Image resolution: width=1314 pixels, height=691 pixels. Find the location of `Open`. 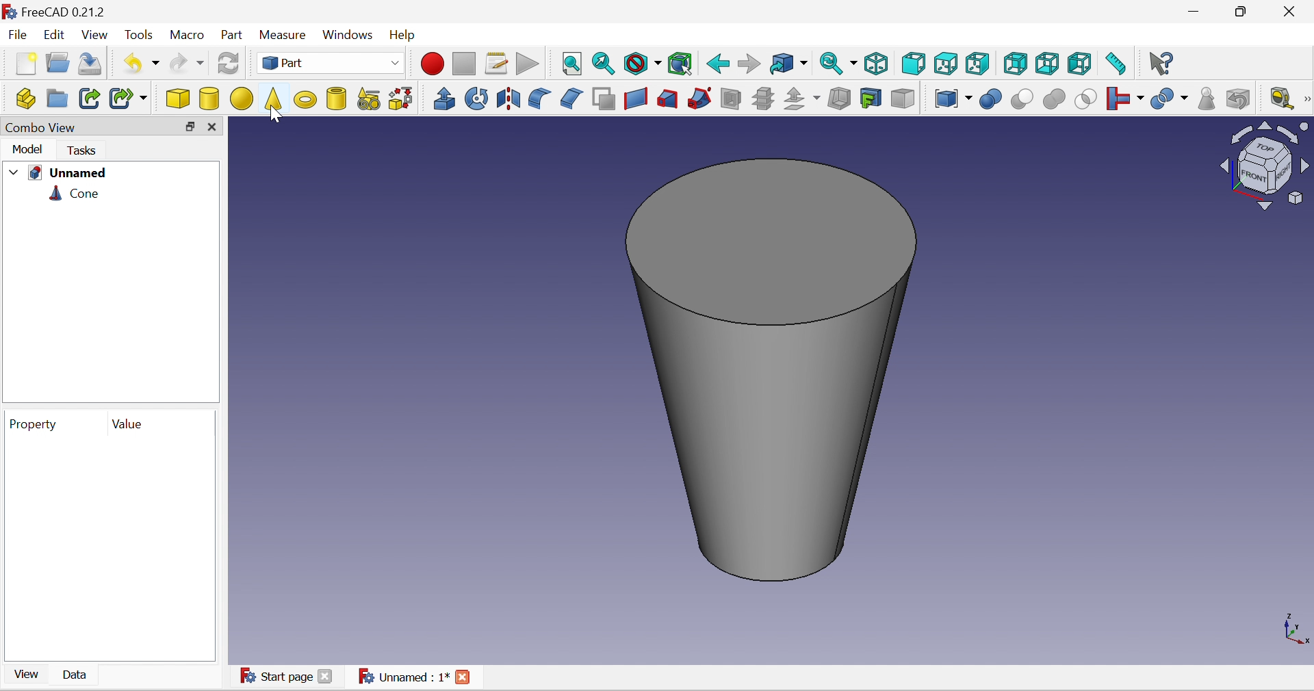

Open is located at coordinates (60, 63).